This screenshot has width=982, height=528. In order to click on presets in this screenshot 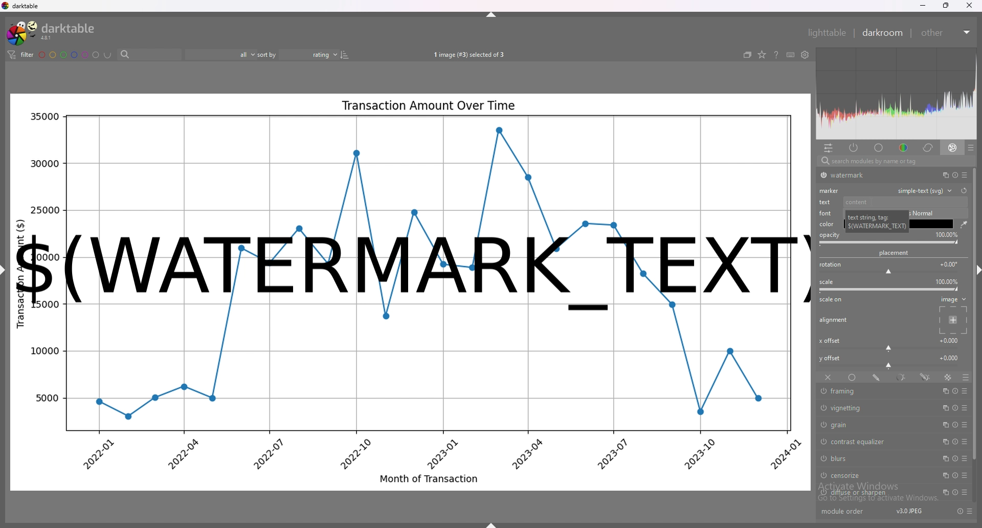, I will do `click(970, 511)`.